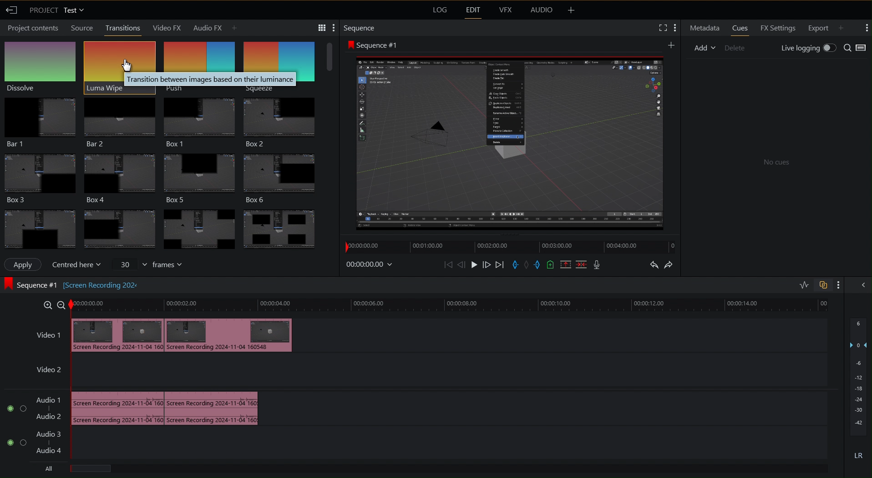 The width and height of the screenshot is (872, 478). I want to click on No cues, so click(775, 161).